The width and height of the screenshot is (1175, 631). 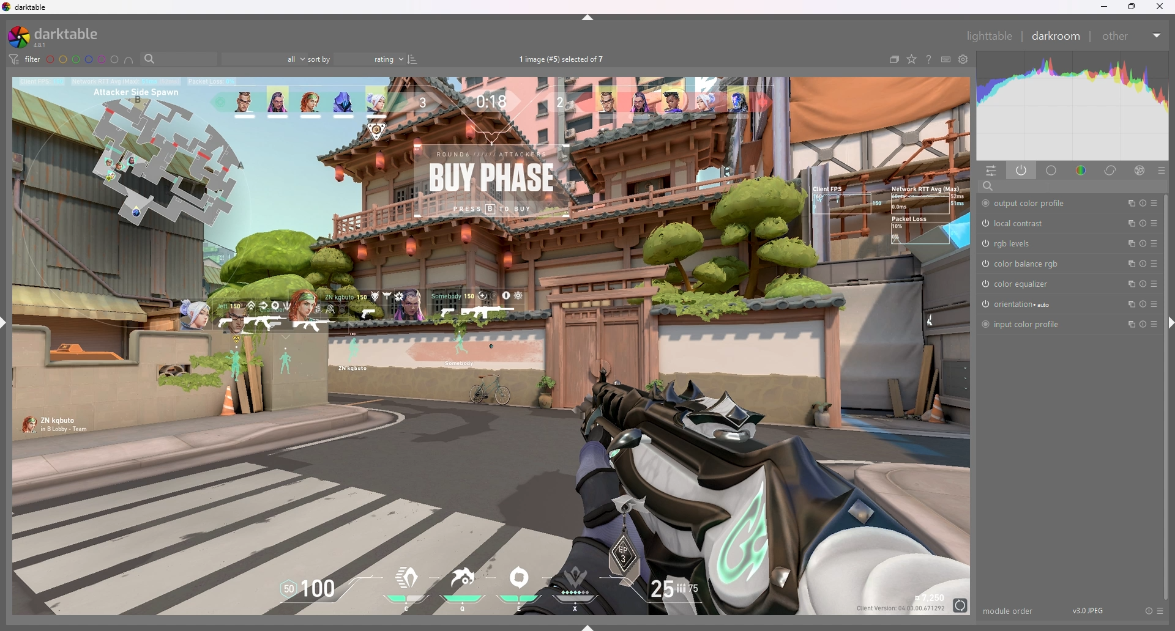 I want to click on sort by, so click(x=356, y=59).